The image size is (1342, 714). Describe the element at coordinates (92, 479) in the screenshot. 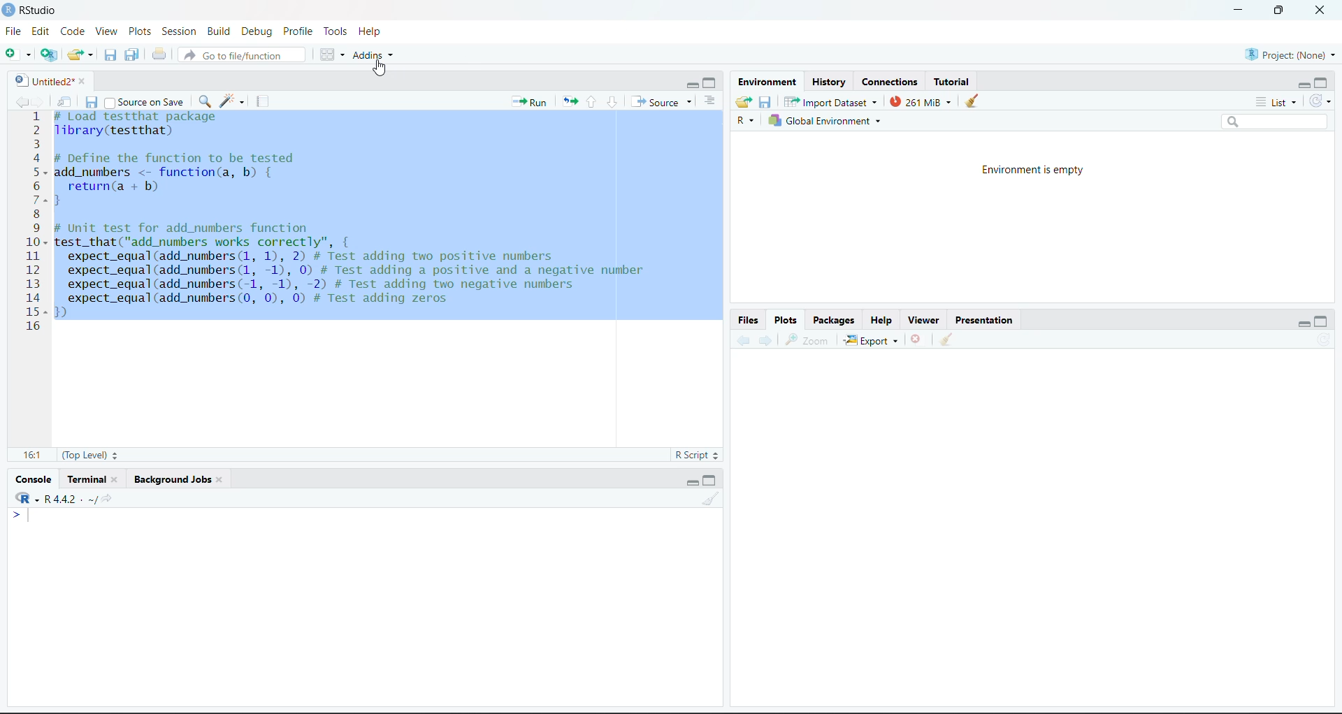

I see `Terminal` at that location.